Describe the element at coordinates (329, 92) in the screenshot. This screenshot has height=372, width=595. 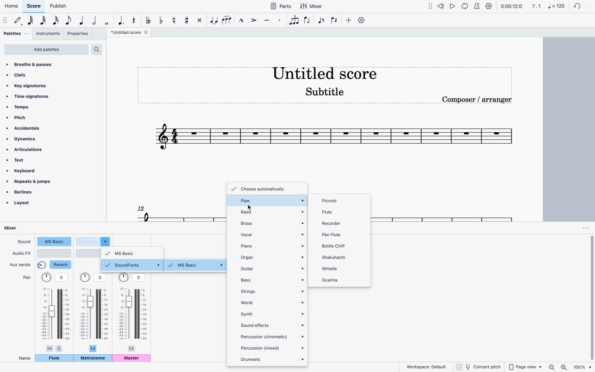
I see `score subtitle` at that location.